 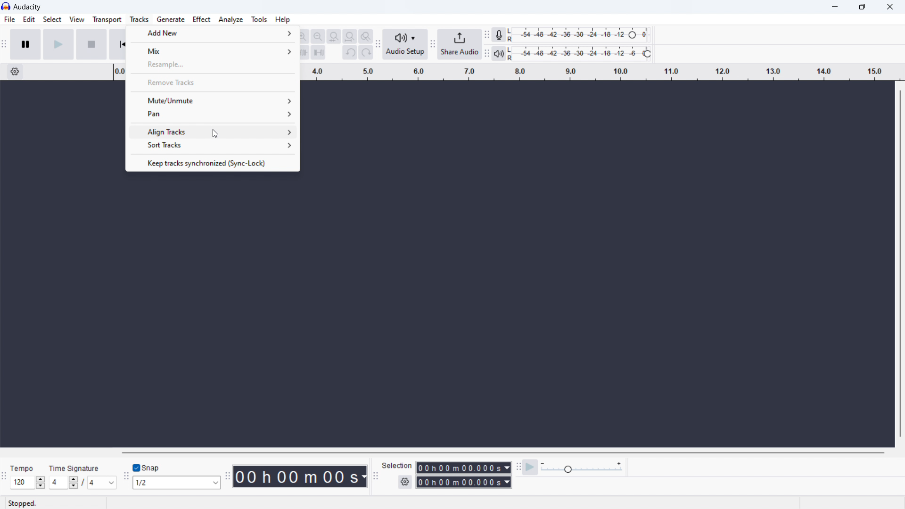 What do you see at coordinates (156, 467) in the screenshot?
I see `snap` at bounding box center [156, 467].